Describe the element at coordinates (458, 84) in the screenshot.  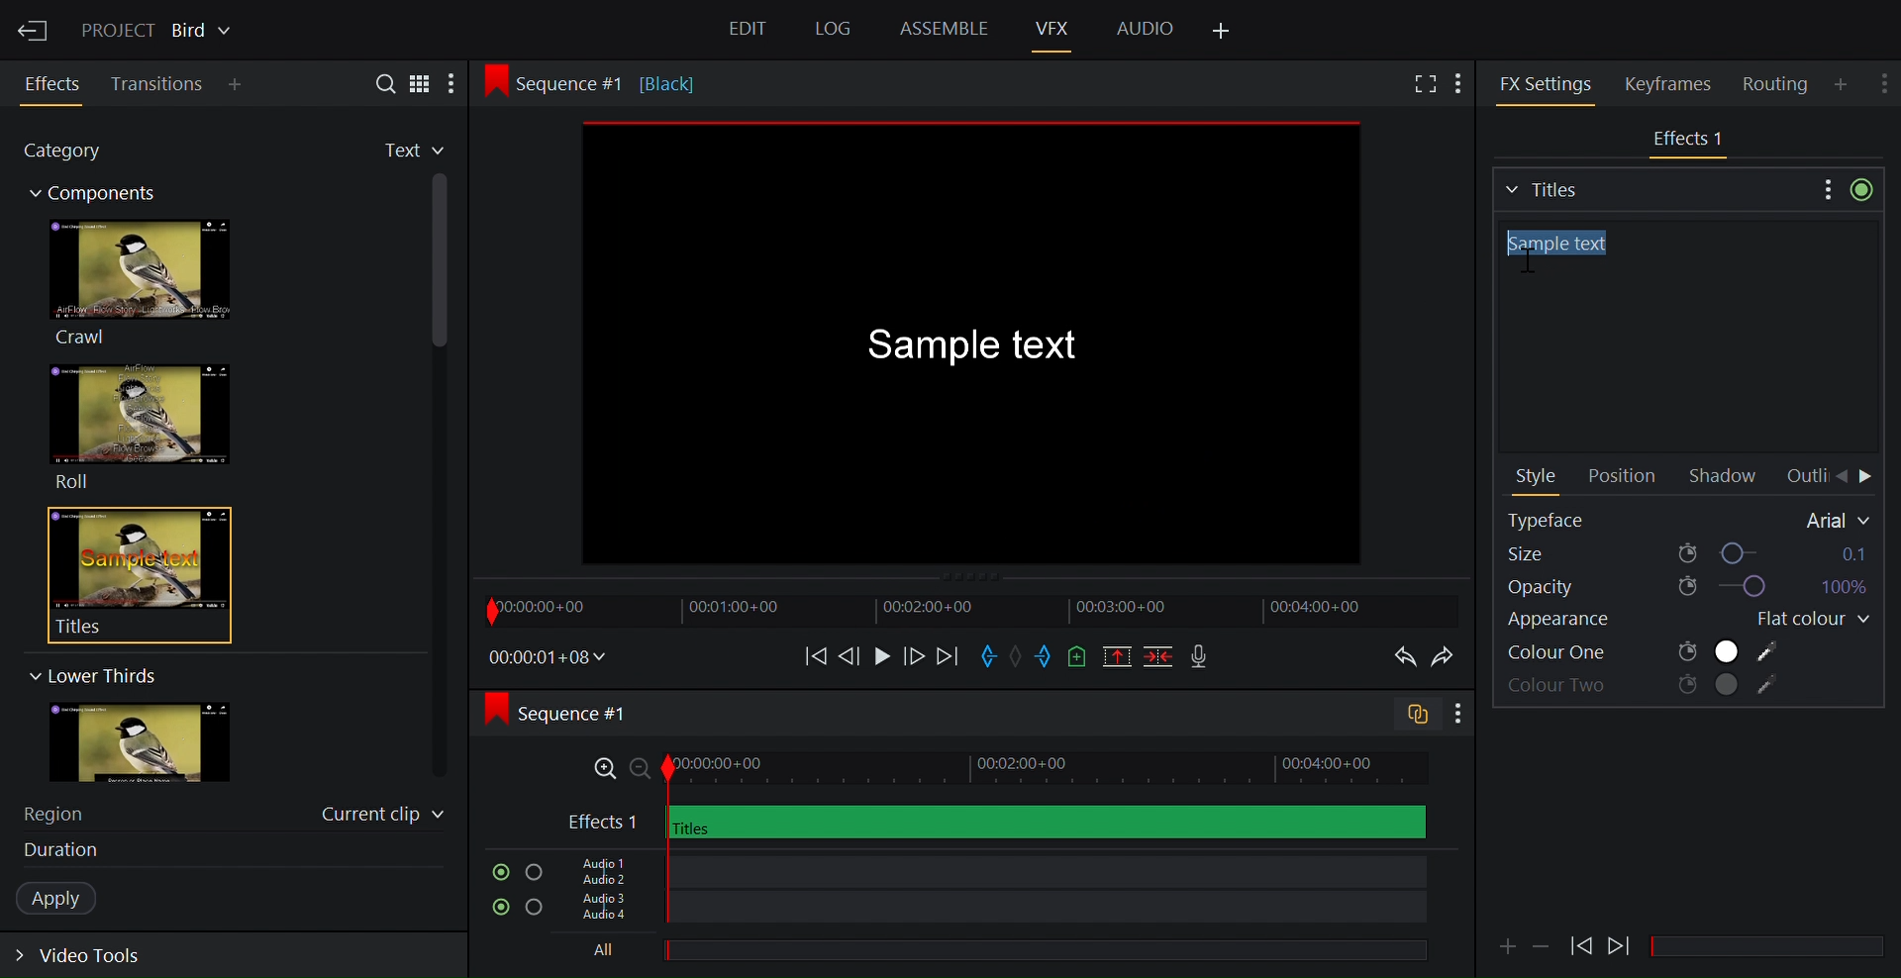
I see `More` at that location.